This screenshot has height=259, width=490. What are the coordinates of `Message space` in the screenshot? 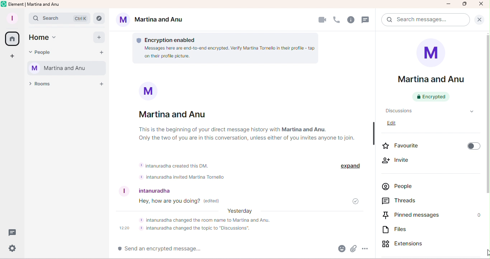 It's located at (247, 202).